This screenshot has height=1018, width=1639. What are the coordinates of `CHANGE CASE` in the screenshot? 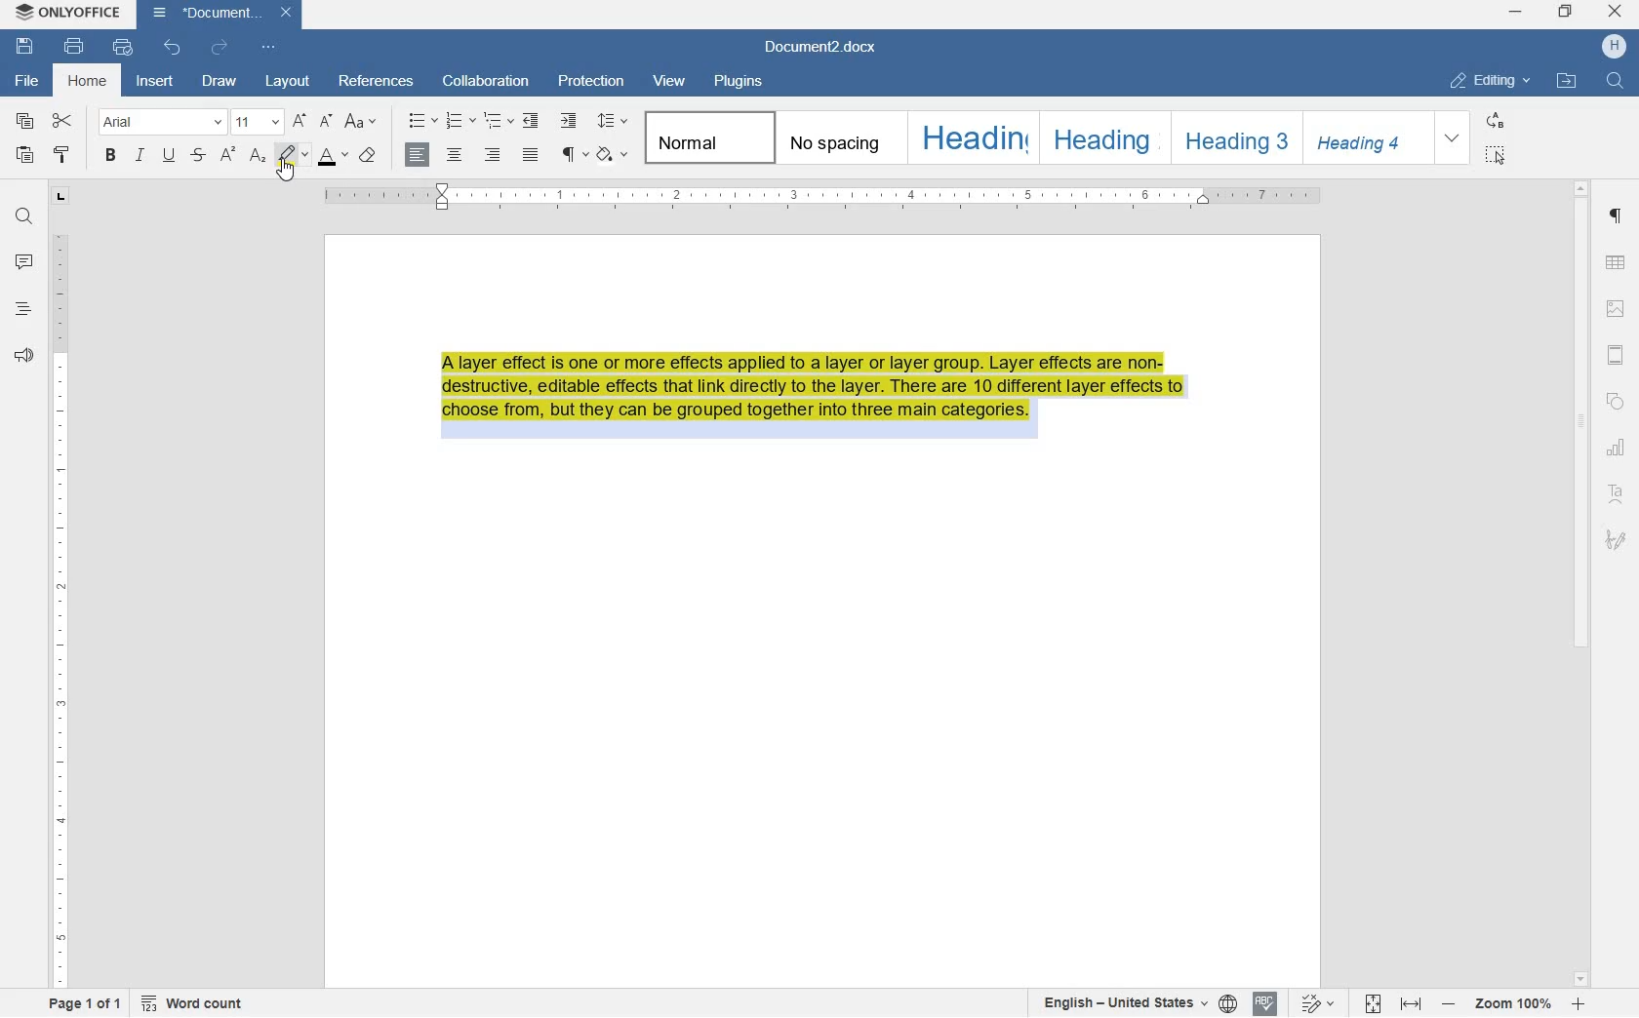 It's located at (363, 122).